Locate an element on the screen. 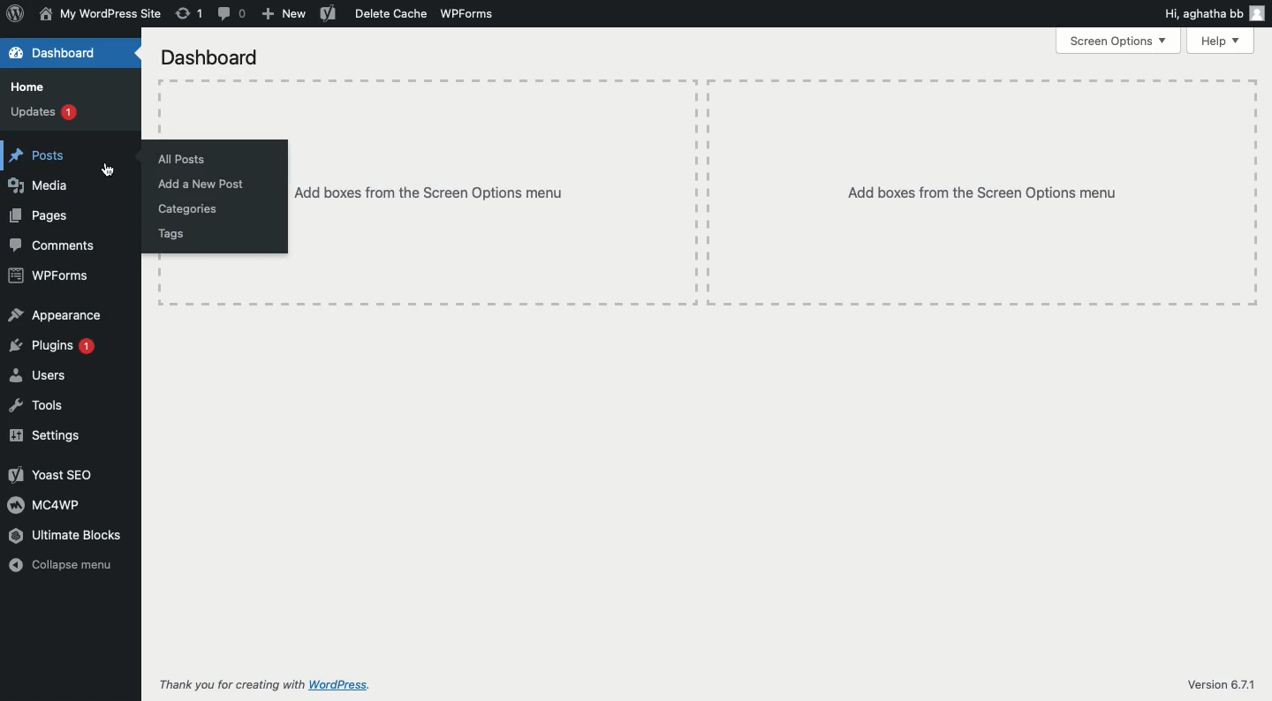 The image size is (1272, 701). Comment is located at coordinates (233, 12).